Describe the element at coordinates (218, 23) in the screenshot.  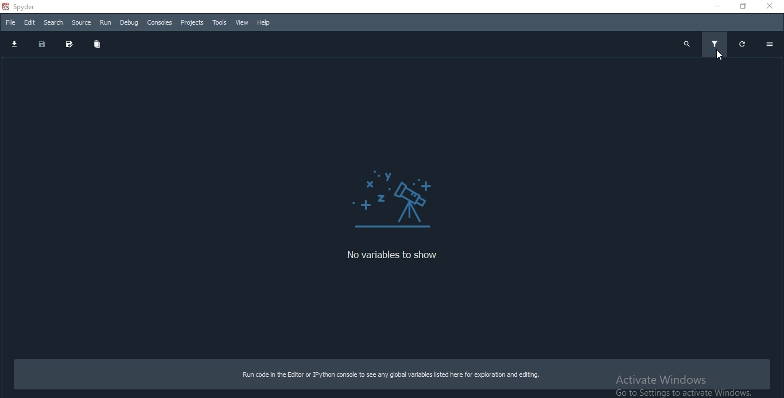
I see `Tools` at that location.